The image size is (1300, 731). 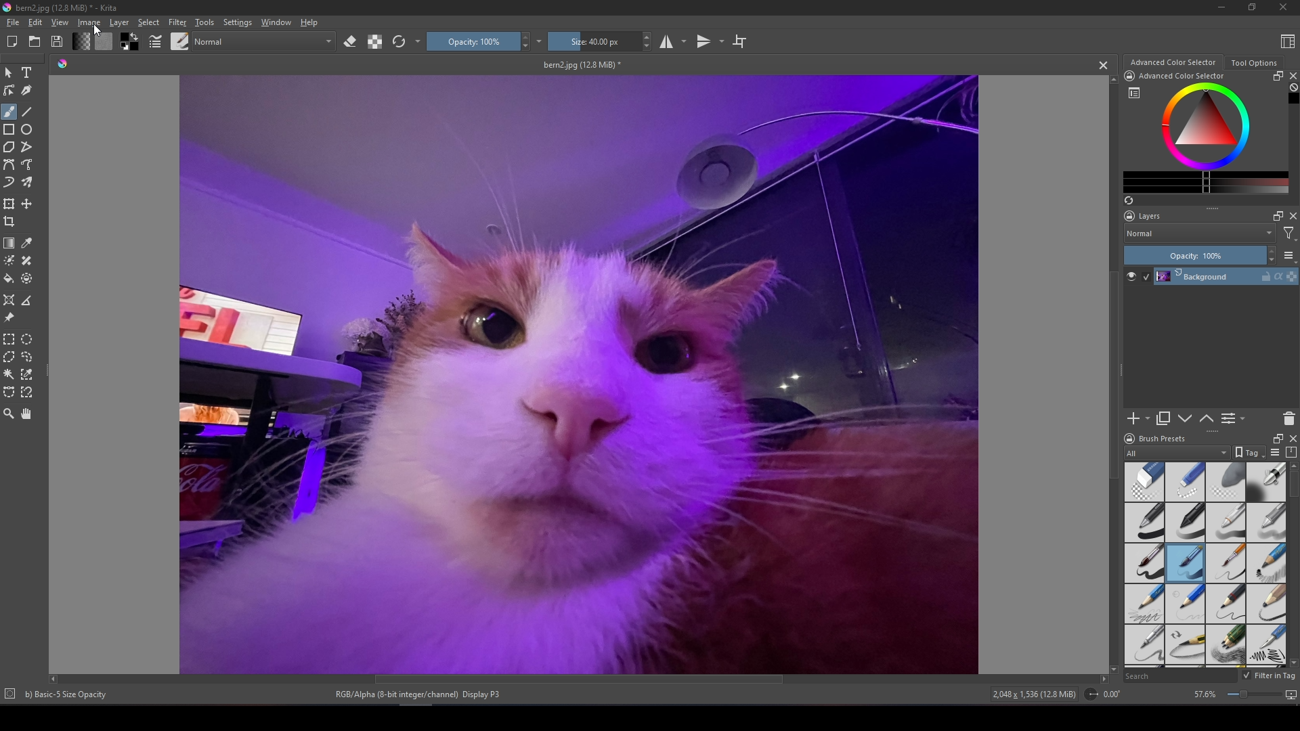 What do you see at coordinates (1288, 419) in the screenshot?
I see `Delete layer` at bounding box center [1288, 419].